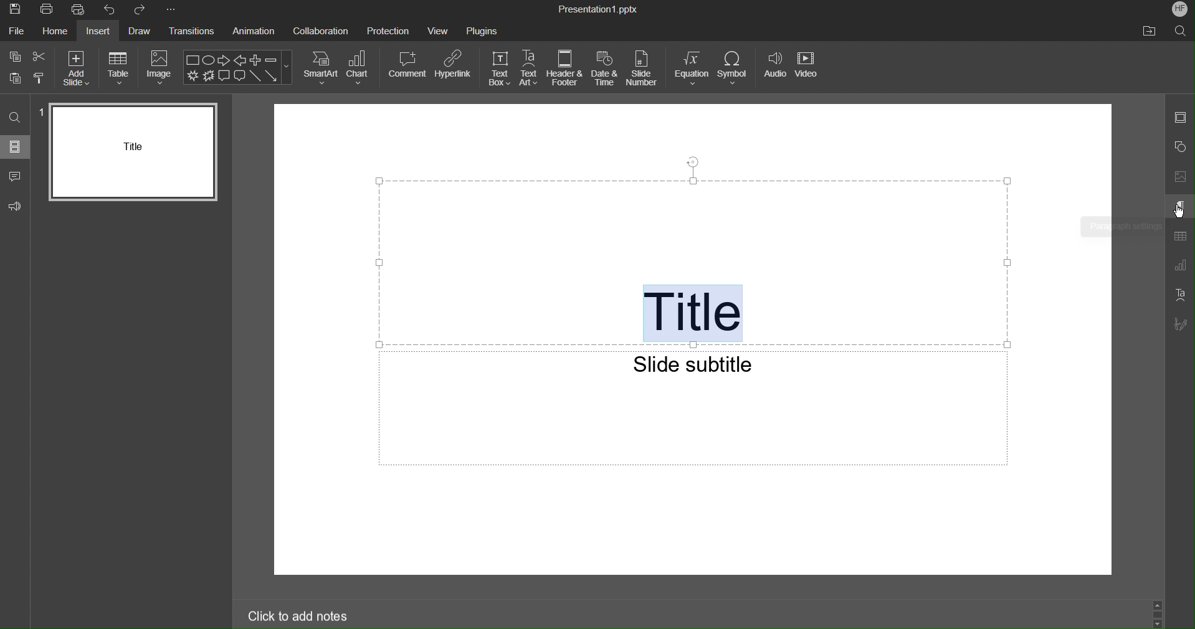  What do you see at coordinates (323, 33) in the screenshot?
I see `Collaboration` at bounding box center [323, 33].